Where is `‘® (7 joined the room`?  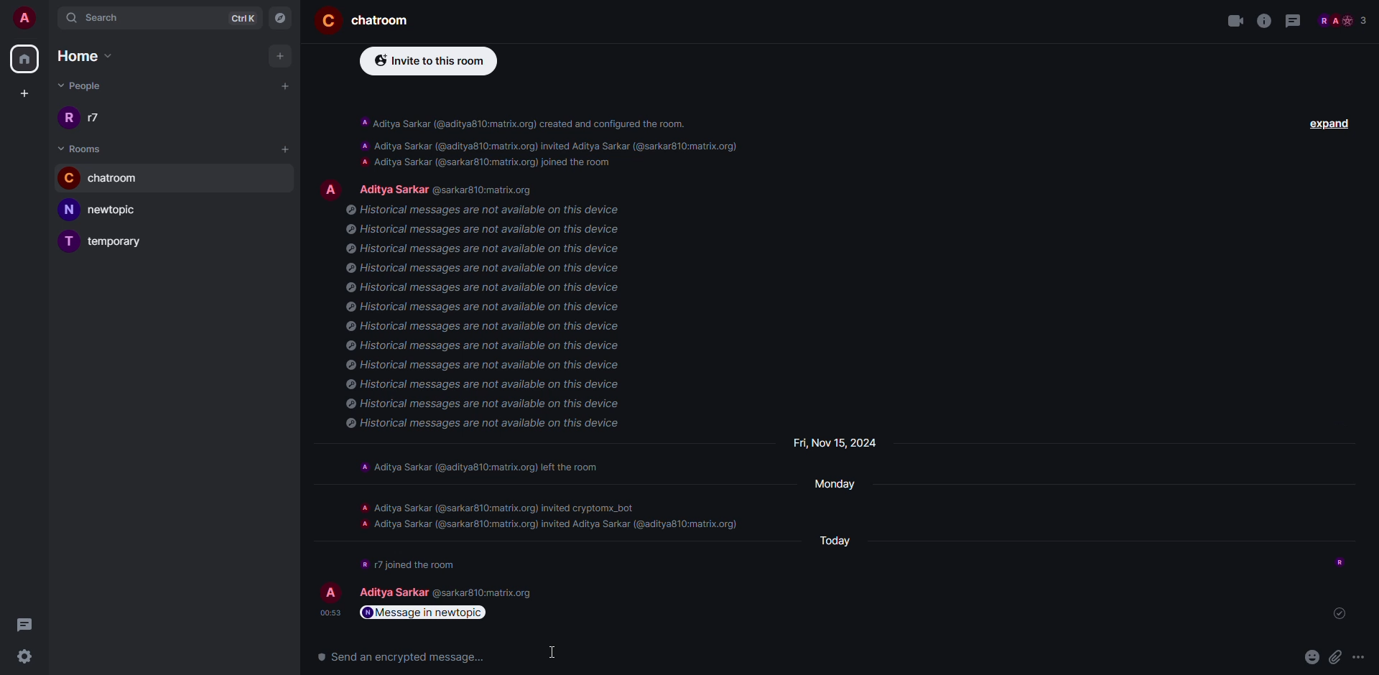 ‘® (7 joined the room is located at coordinates (408, 564).